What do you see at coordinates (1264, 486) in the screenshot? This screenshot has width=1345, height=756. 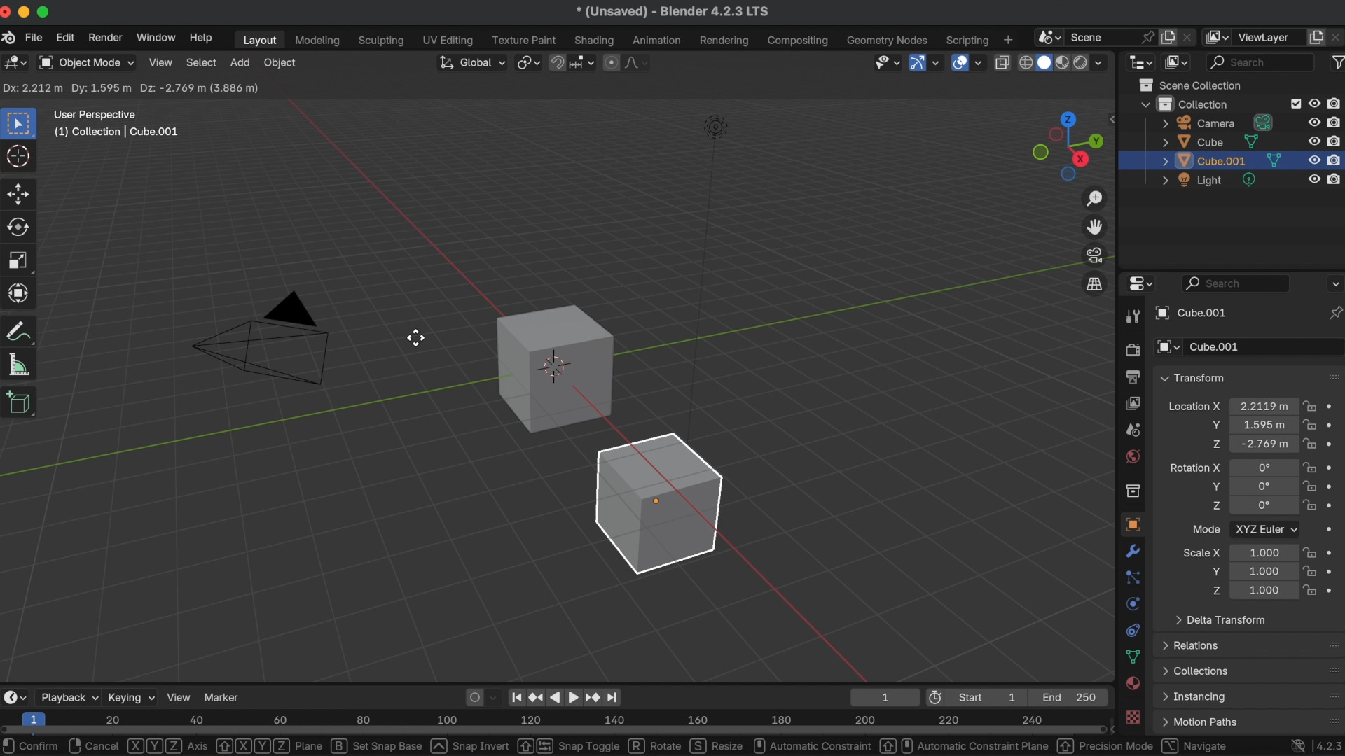 I see `euler rotation` at bounding box center [1264, 486].